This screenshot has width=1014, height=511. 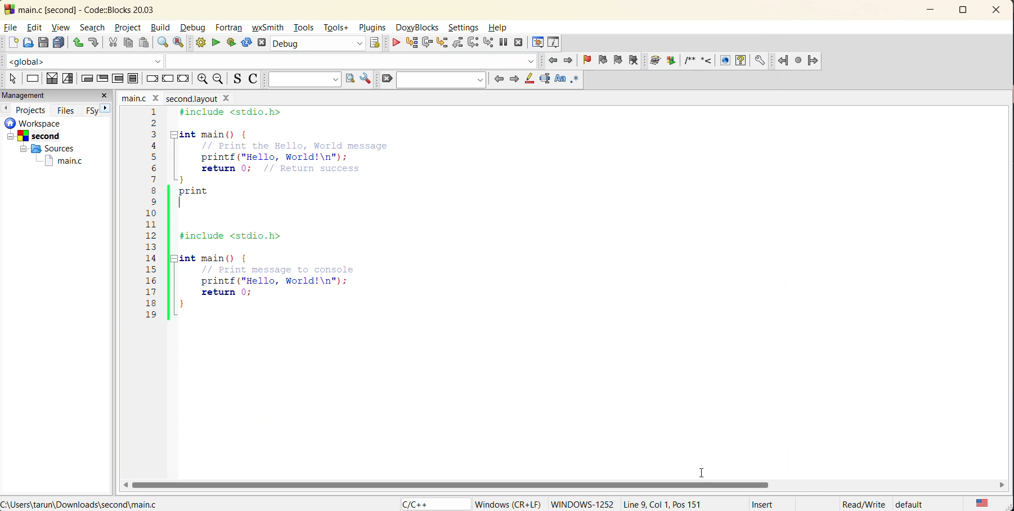 What do you see at coordinates (432, 503) in the screenshot?
I see `language` at bounding box center [432, 503].